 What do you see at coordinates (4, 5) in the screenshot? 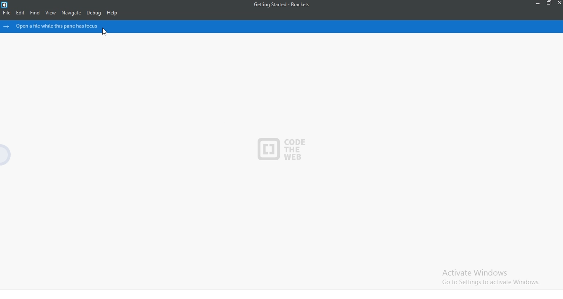
I see `Logo` at bounding box center [4, 5].